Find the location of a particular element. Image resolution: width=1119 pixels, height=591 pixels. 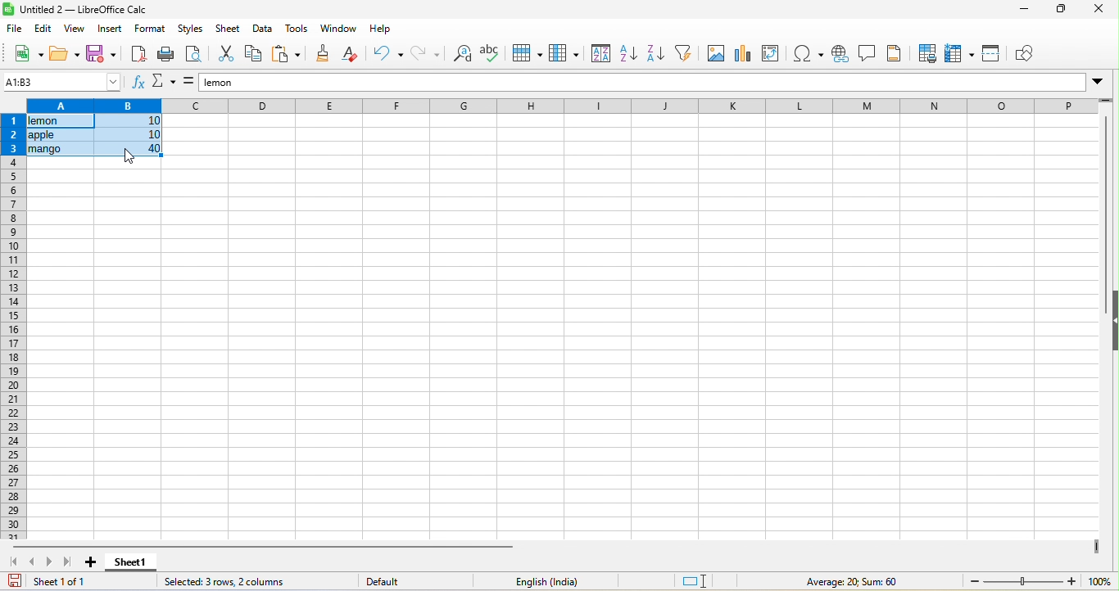

redo is located at coordinates (425, 55).